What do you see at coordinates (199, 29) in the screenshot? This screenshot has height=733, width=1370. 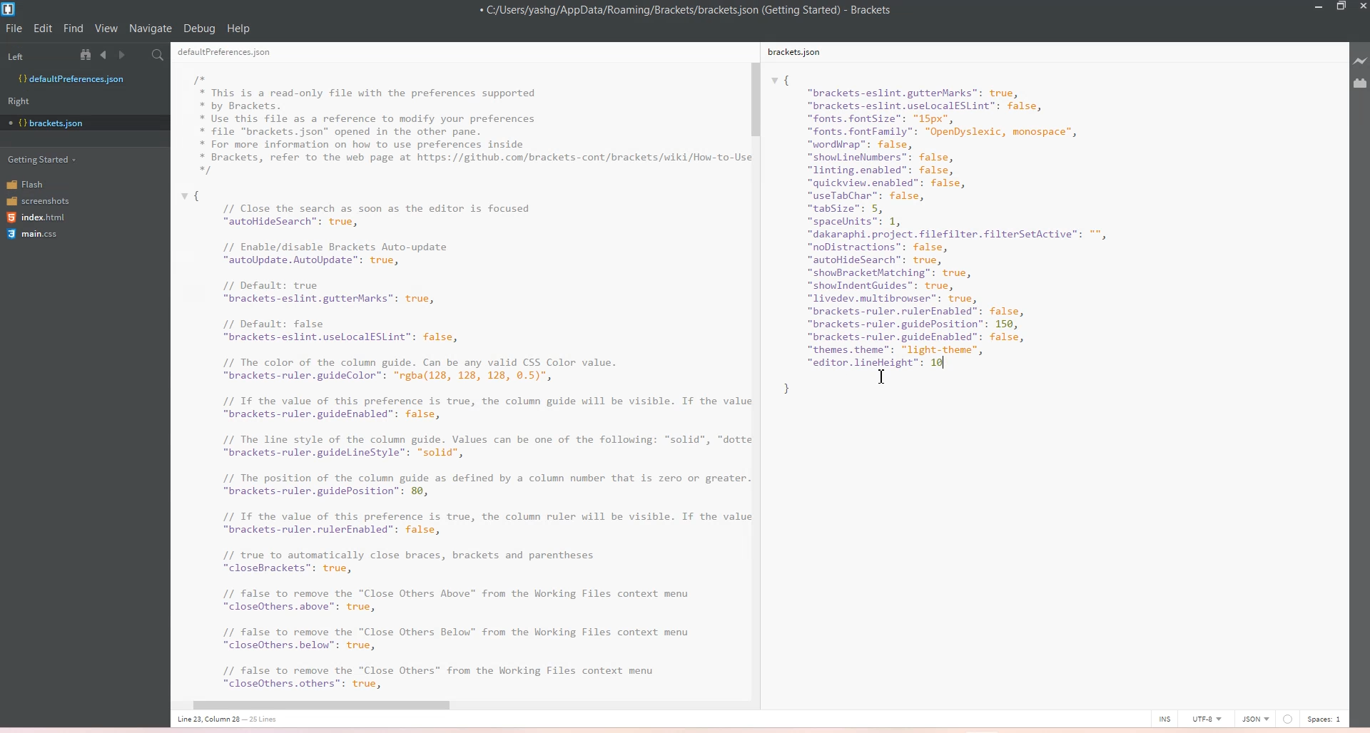 I see `Debug` at bounding box center [199, 29].